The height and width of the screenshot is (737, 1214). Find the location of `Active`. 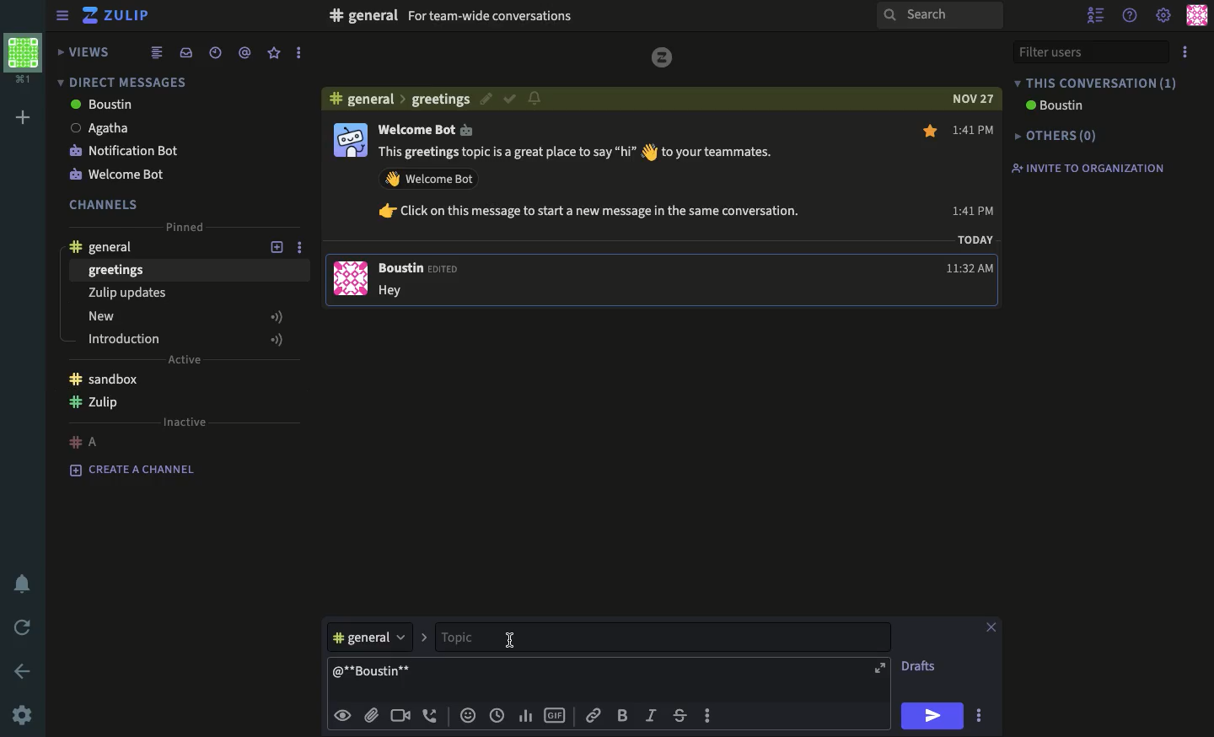

Active is located at coordinates (191, 358).